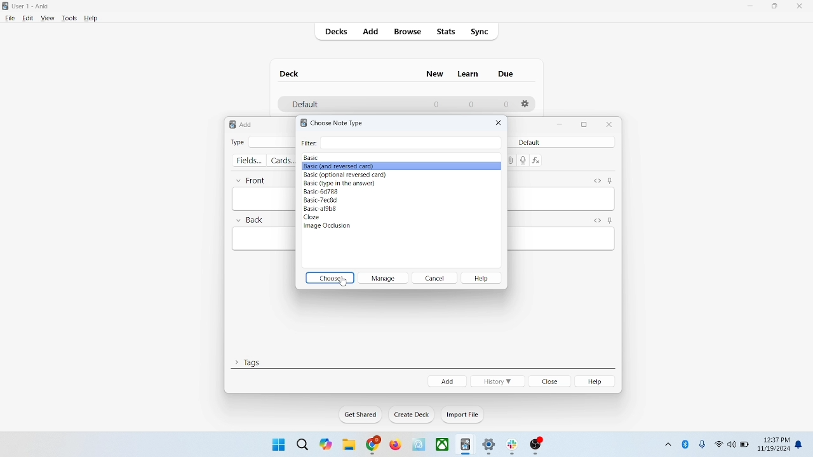 This screenshot has height=457, width=813. I want to click on attachment, so click(511, 160).